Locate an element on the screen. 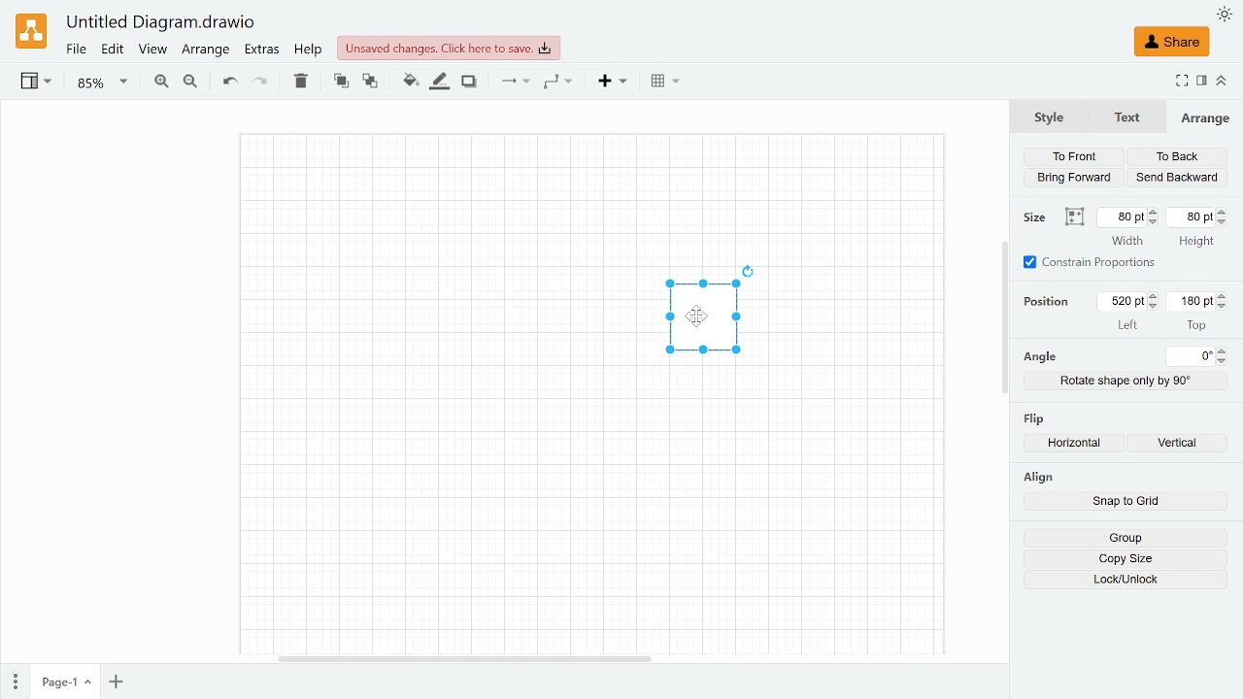 This screenshot has height=699, width=1243. Text is located at coordinates (1124, 117).